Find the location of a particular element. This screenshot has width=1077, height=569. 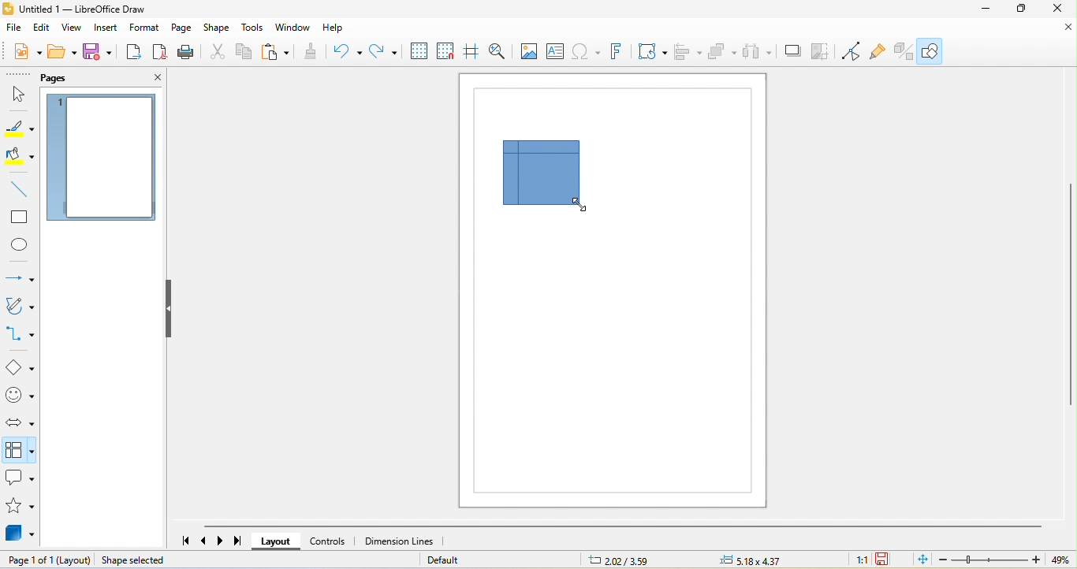

show gluepoint function is located at coordinates (880, 51).